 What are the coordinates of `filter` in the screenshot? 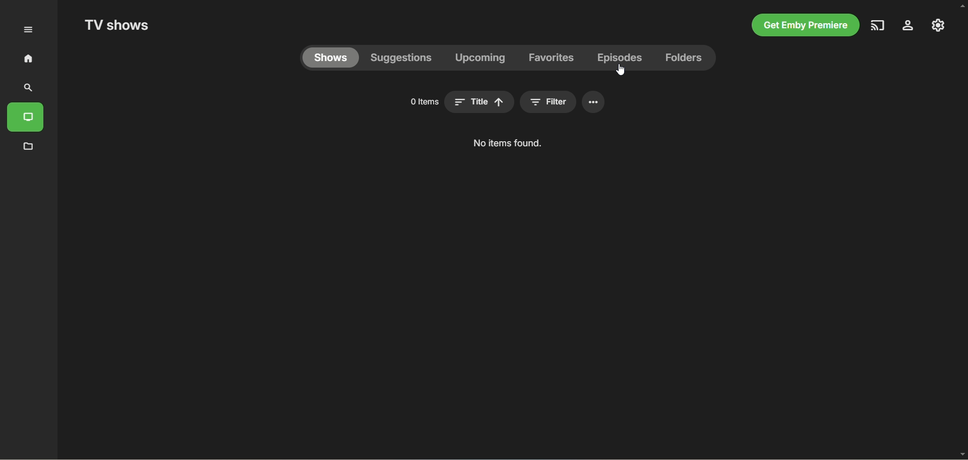 It's located at (548, 102).